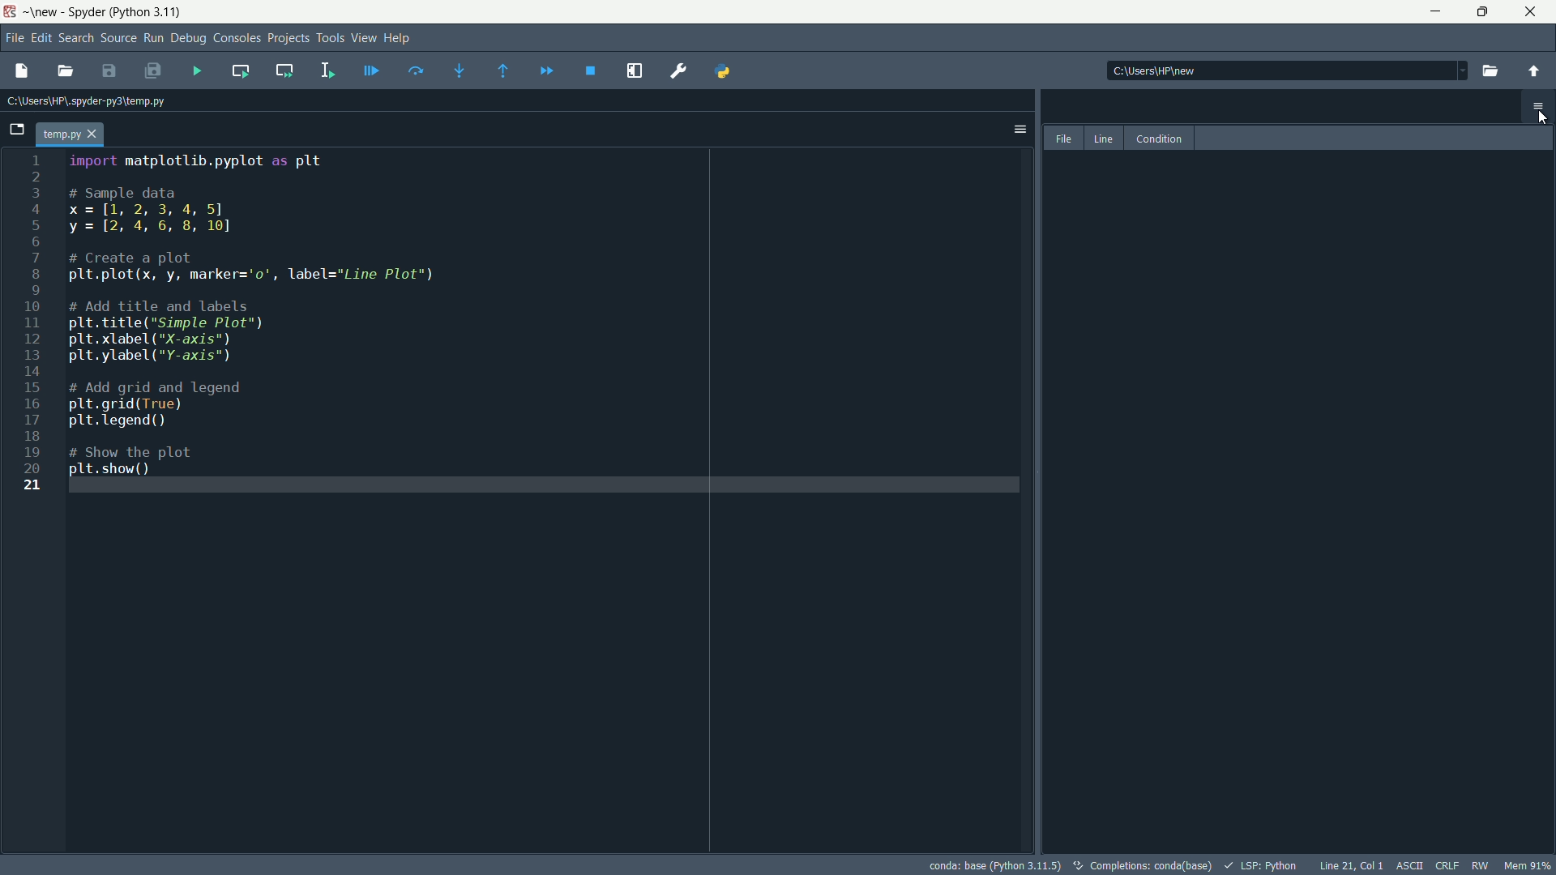 The width and height of the screenshot is (1556, 875). What do you see at coordinates (13, 36) in the screenshot?
I see `file menu` at bounding box center [13, 36].